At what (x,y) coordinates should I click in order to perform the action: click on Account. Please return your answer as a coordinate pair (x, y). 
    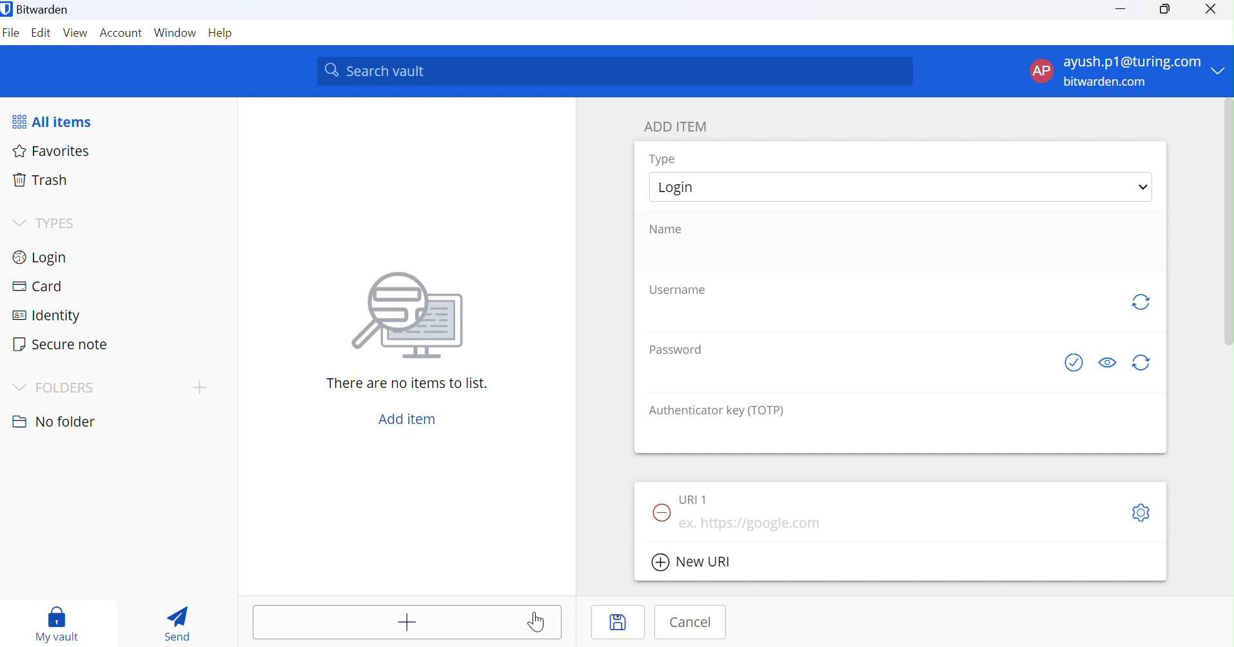
    Looking at the image, I should click on (121, 34).